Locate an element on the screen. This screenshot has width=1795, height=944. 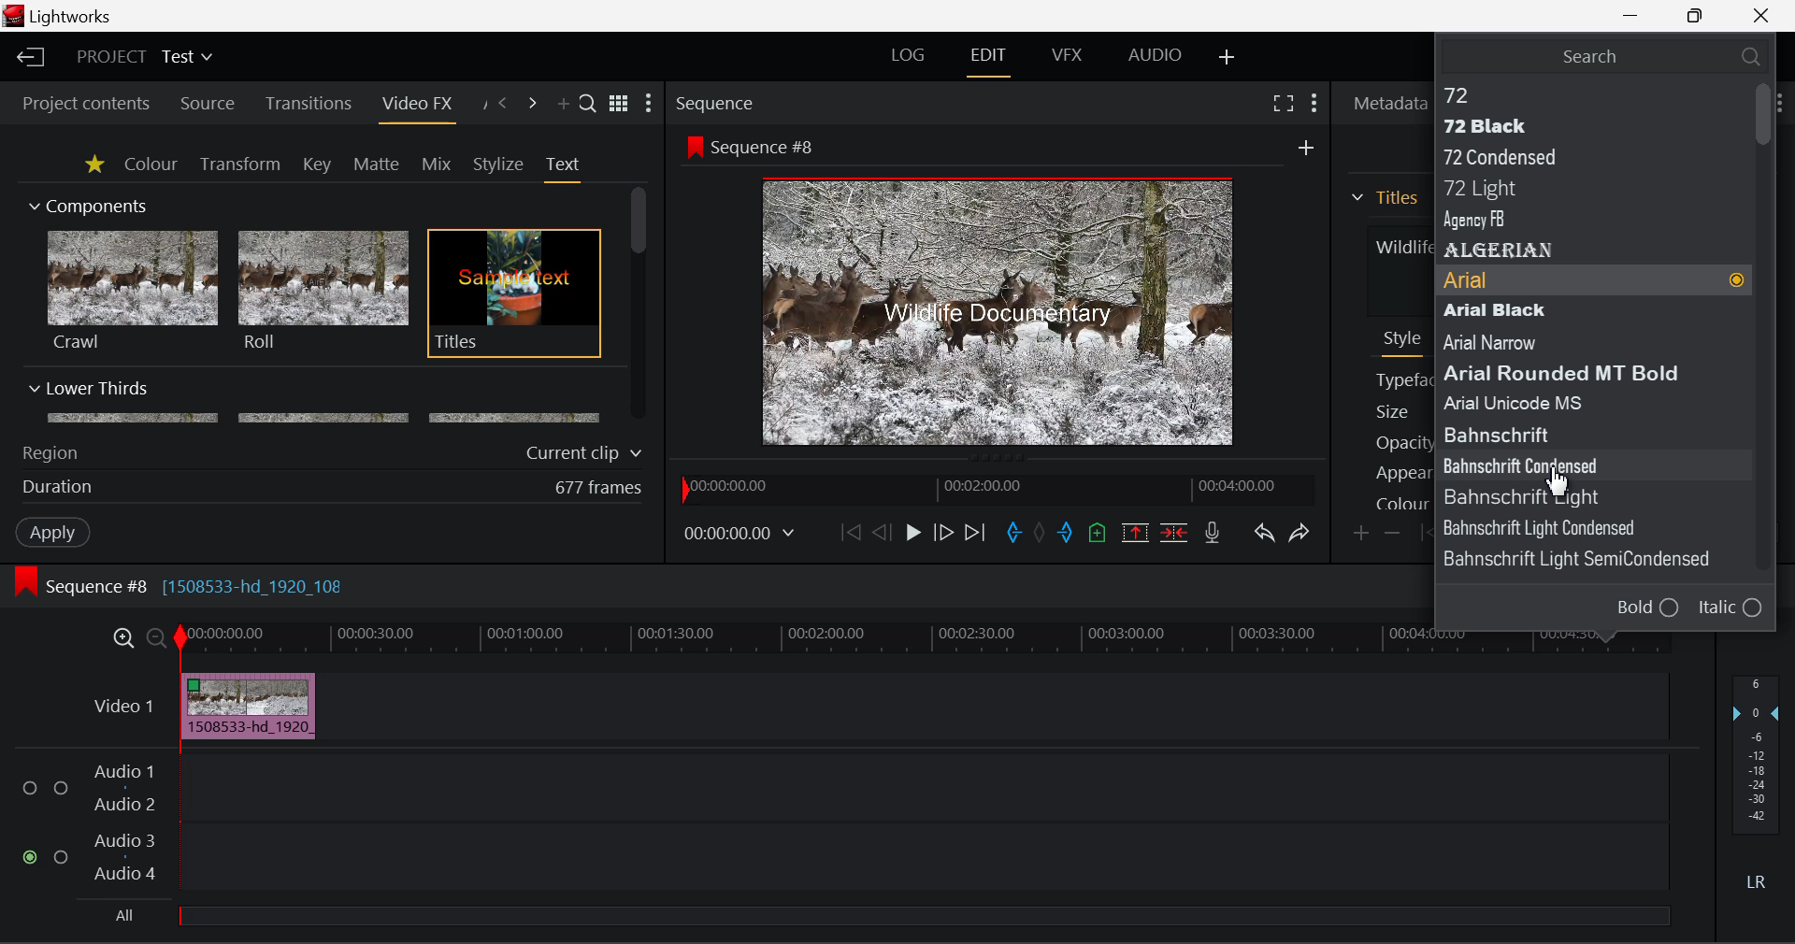
logo is located at coordinates (16, 16).